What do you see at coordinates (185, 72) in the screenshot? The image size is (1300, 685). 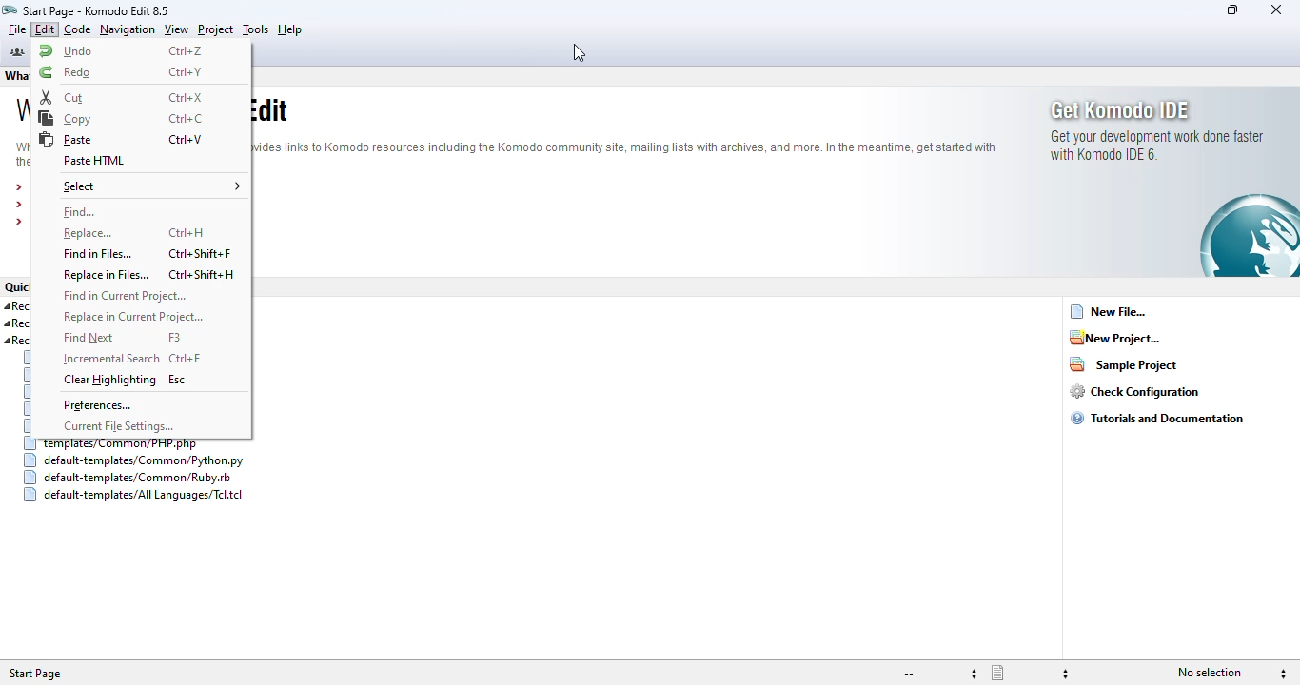 I see `shortcut for redo` at bounding box center [185, 72].